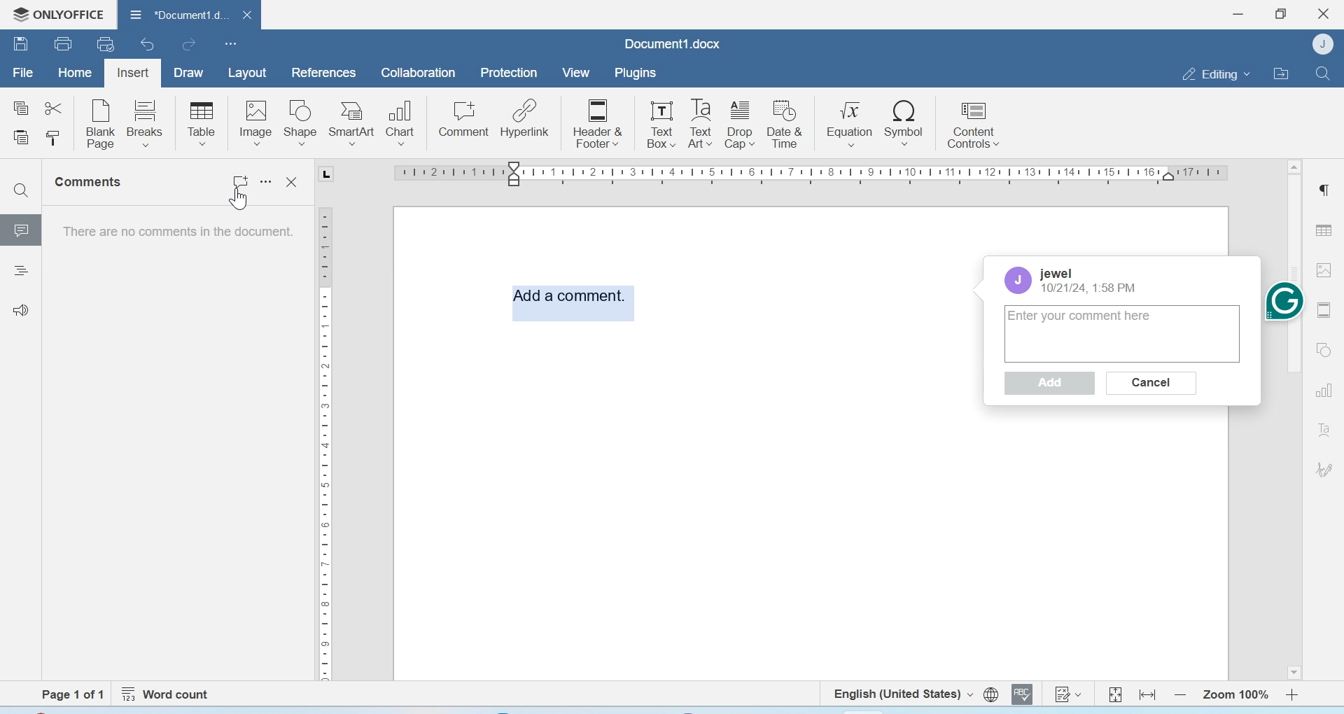 Image resolution: width=1344 pixels, height=714 pixels. I want to click on Symbol, so click(905, 122).